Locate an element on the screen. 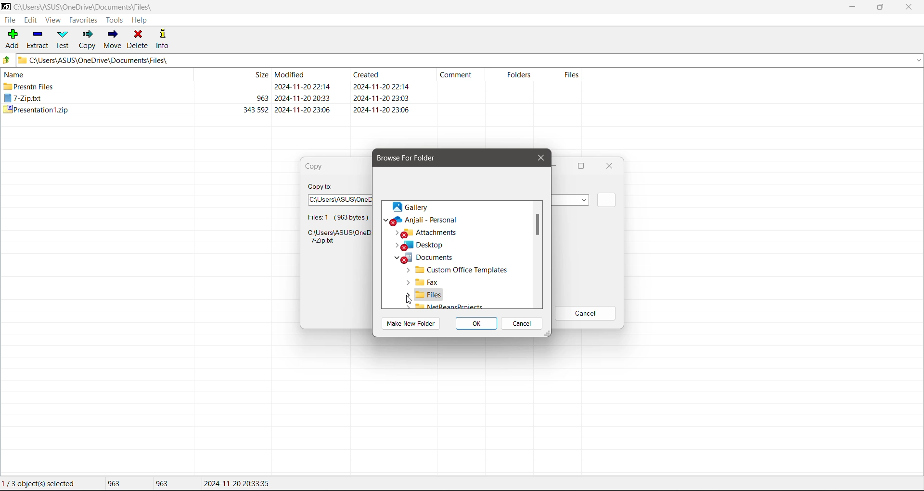  Desktop is located at coordinates (422, 245).